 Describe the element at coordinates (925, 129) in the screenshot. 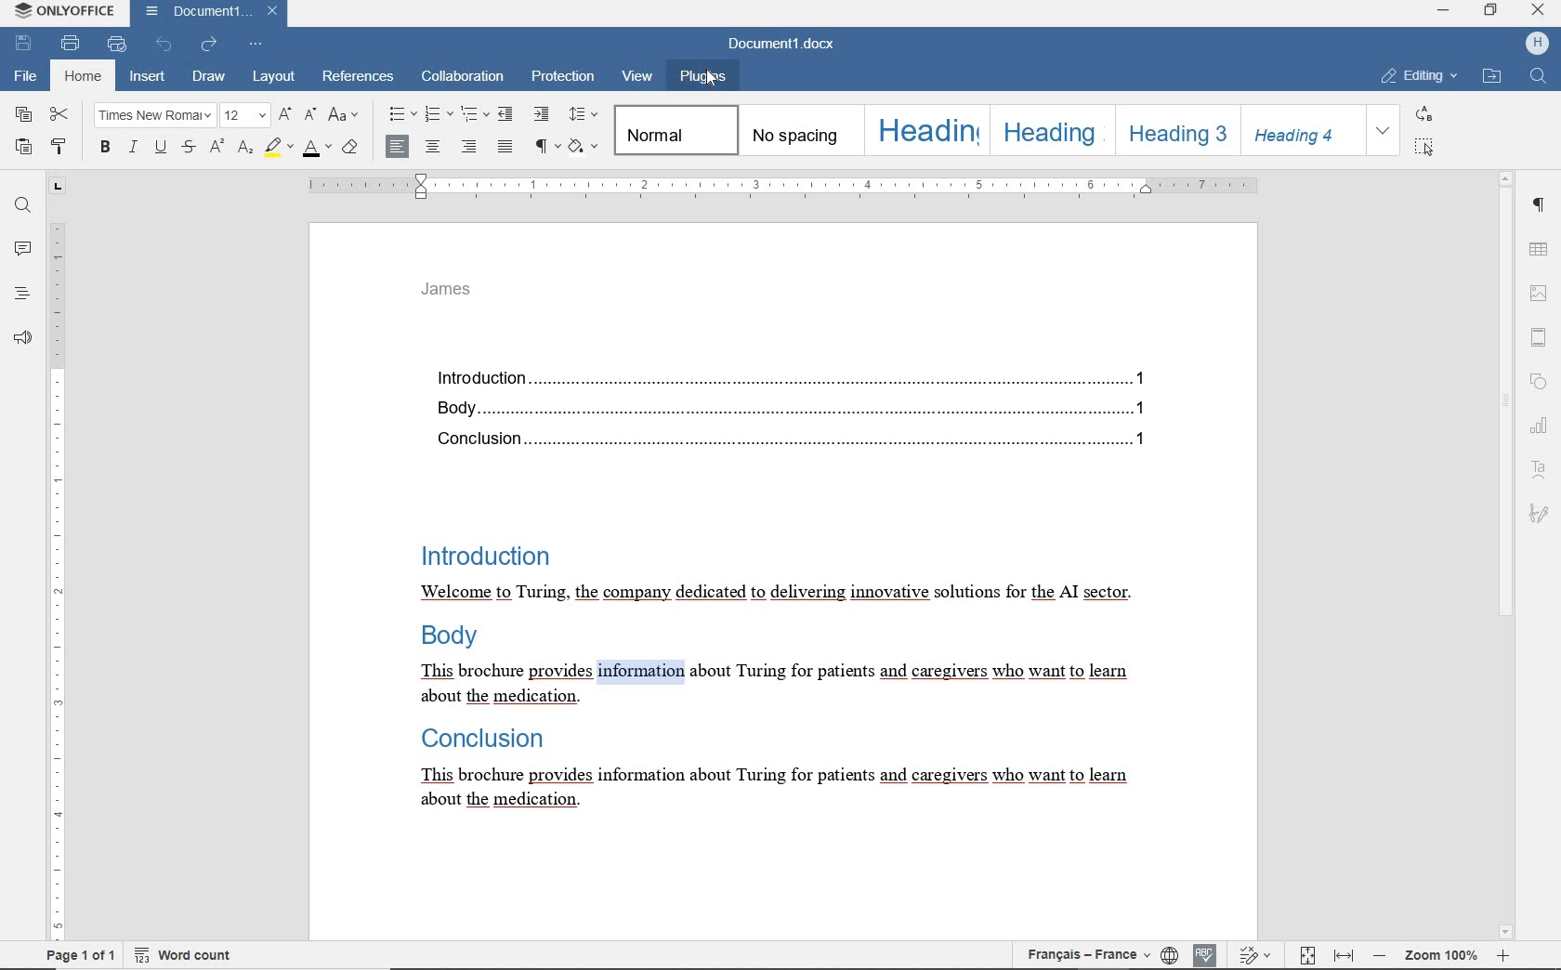

I see `HEADING 1` at that location.